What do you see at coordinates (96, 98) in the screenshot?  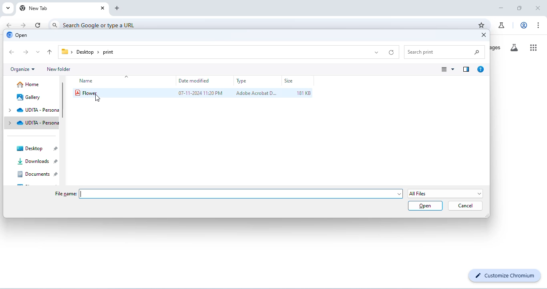 I see `cursor` at bounding box center [96, 98].